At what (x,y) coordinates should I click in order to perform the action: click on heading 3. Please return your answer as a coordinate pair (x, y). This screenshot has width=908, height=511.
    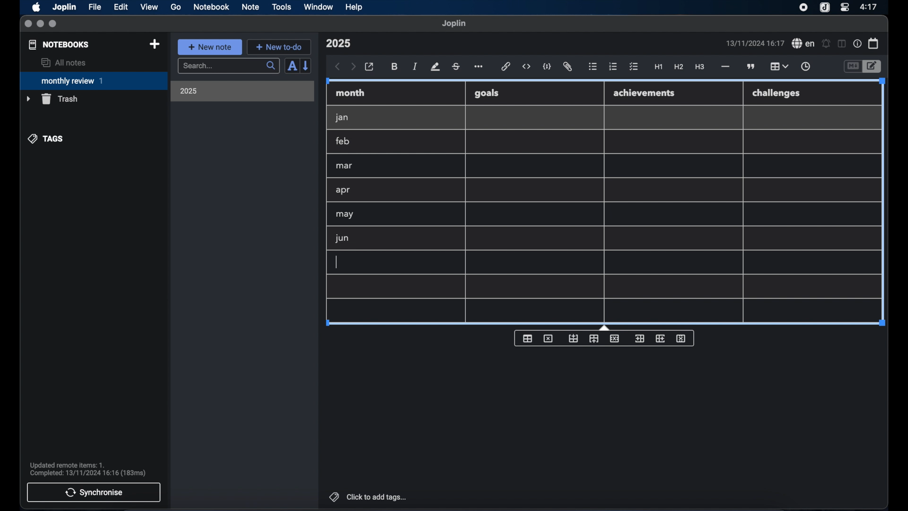
    Looking at the image, I should click on (699, 67).